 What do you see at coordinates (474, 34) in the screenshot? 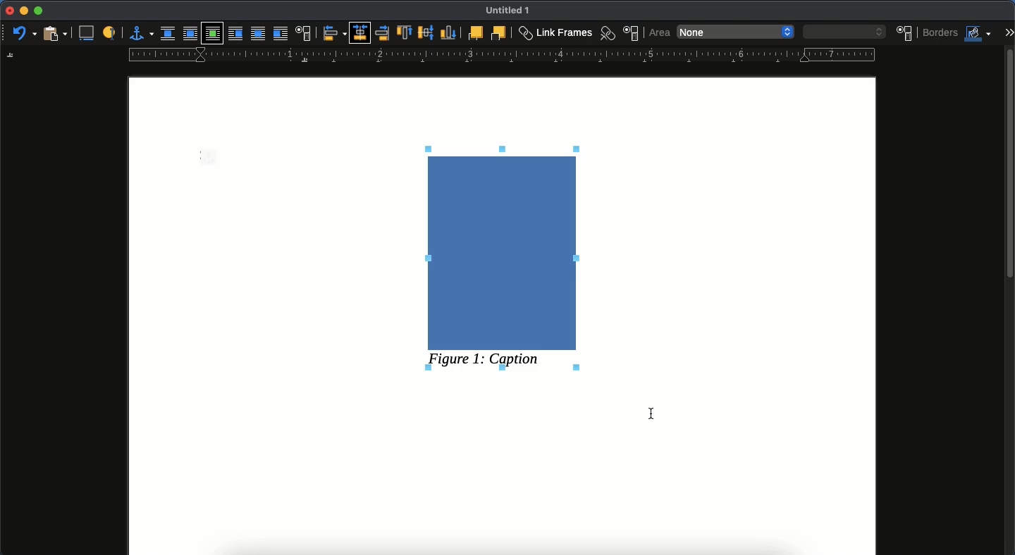
I see `forward one` at bounding box center [474, 34].